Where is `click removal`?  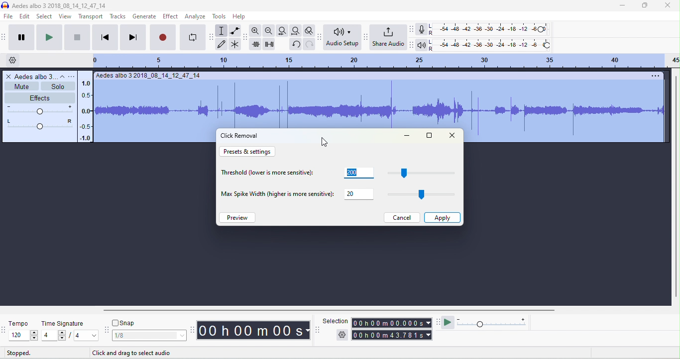
click removal is located at coordinates (241, 135).